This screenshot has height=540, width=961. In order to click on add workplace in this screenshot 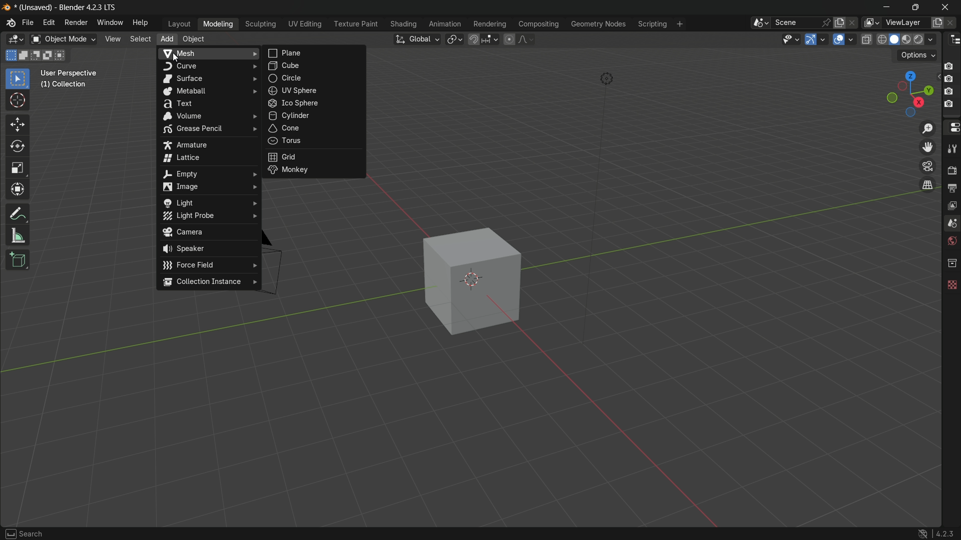, I will do `click(679, 23)`.